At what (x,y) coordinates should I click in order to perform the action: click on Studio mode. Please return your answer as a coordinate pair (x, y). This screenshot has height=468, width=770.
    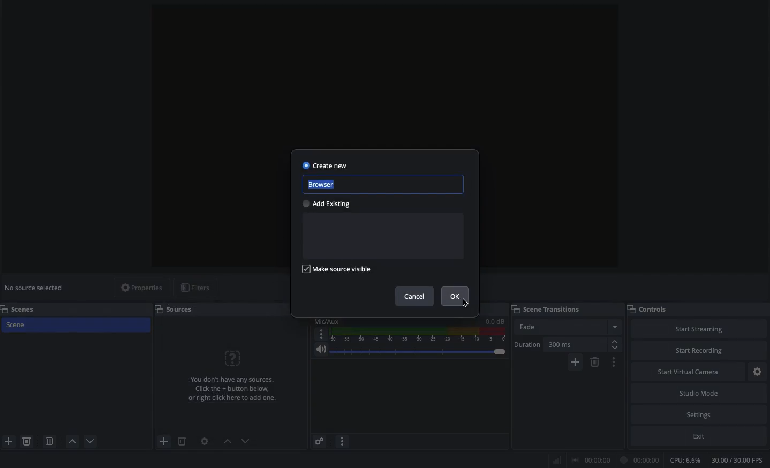
    Looking at the image, I should click on (698, 392).